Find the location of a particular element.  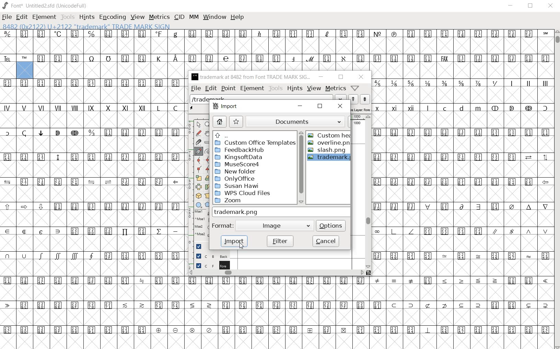

symbol is located at coordinates (94, 91).